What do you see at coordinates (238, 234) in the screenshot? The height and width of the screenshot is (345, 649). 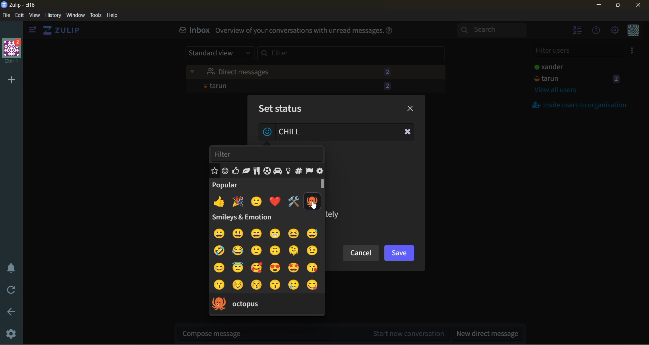 I see `emoji` at bounding box center [238, 234].